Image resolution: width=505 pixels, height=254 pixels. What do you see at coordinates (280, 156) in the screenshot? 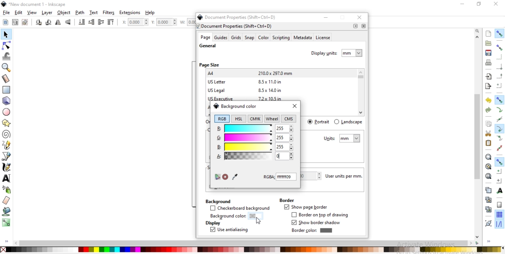
I see `0` at bounding box center [280, 156].